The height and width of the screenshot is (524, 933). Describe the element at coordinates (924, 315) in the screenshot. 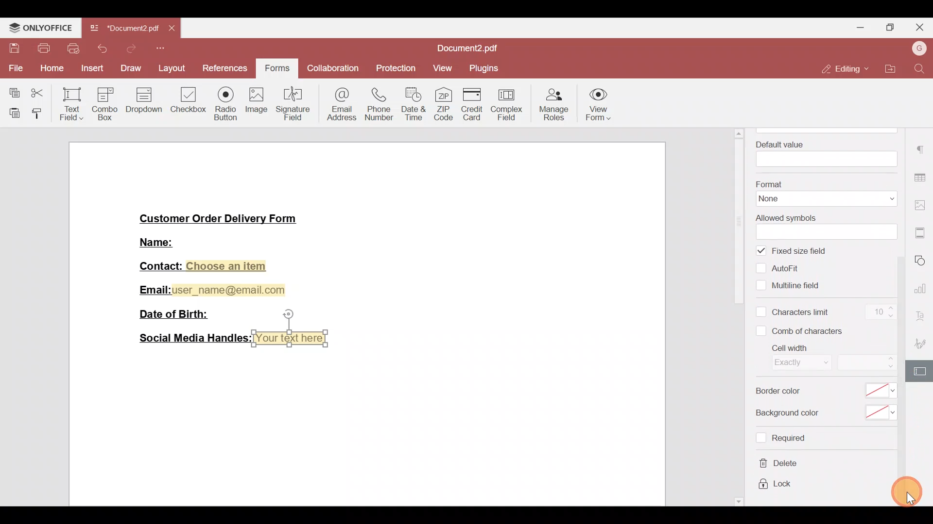

I see `Font settings` at that location.